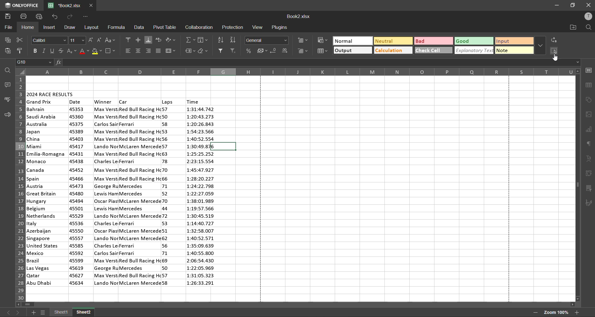 This screenshot has height=317, width=595. Describe the element at coordinates (199, 27) in the screenshot. I see `collaboration` at that location.